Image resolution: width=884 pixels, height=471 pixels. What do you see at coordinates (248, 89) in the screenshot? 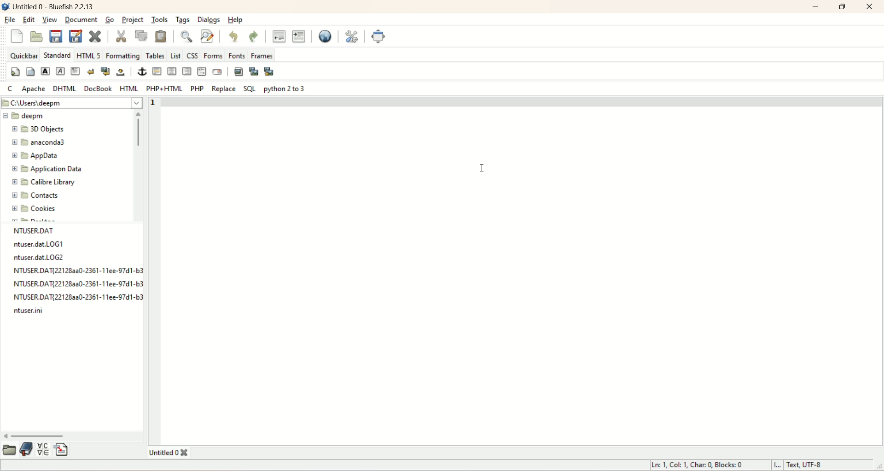
I see `SQL` at bounding box center [248, 89].